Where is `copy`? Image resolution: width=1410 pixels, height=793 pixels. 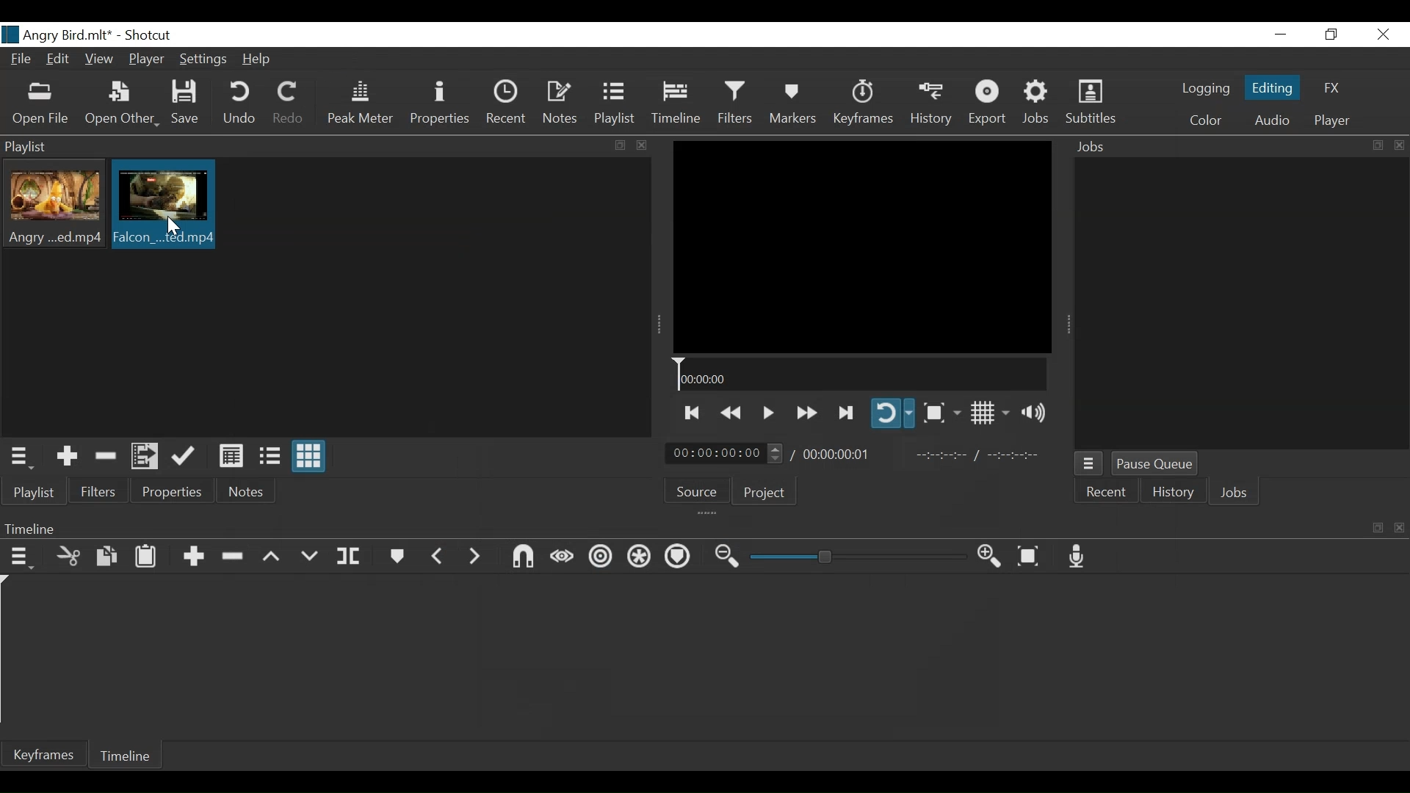 copy is located at coordinates (1378, 528).